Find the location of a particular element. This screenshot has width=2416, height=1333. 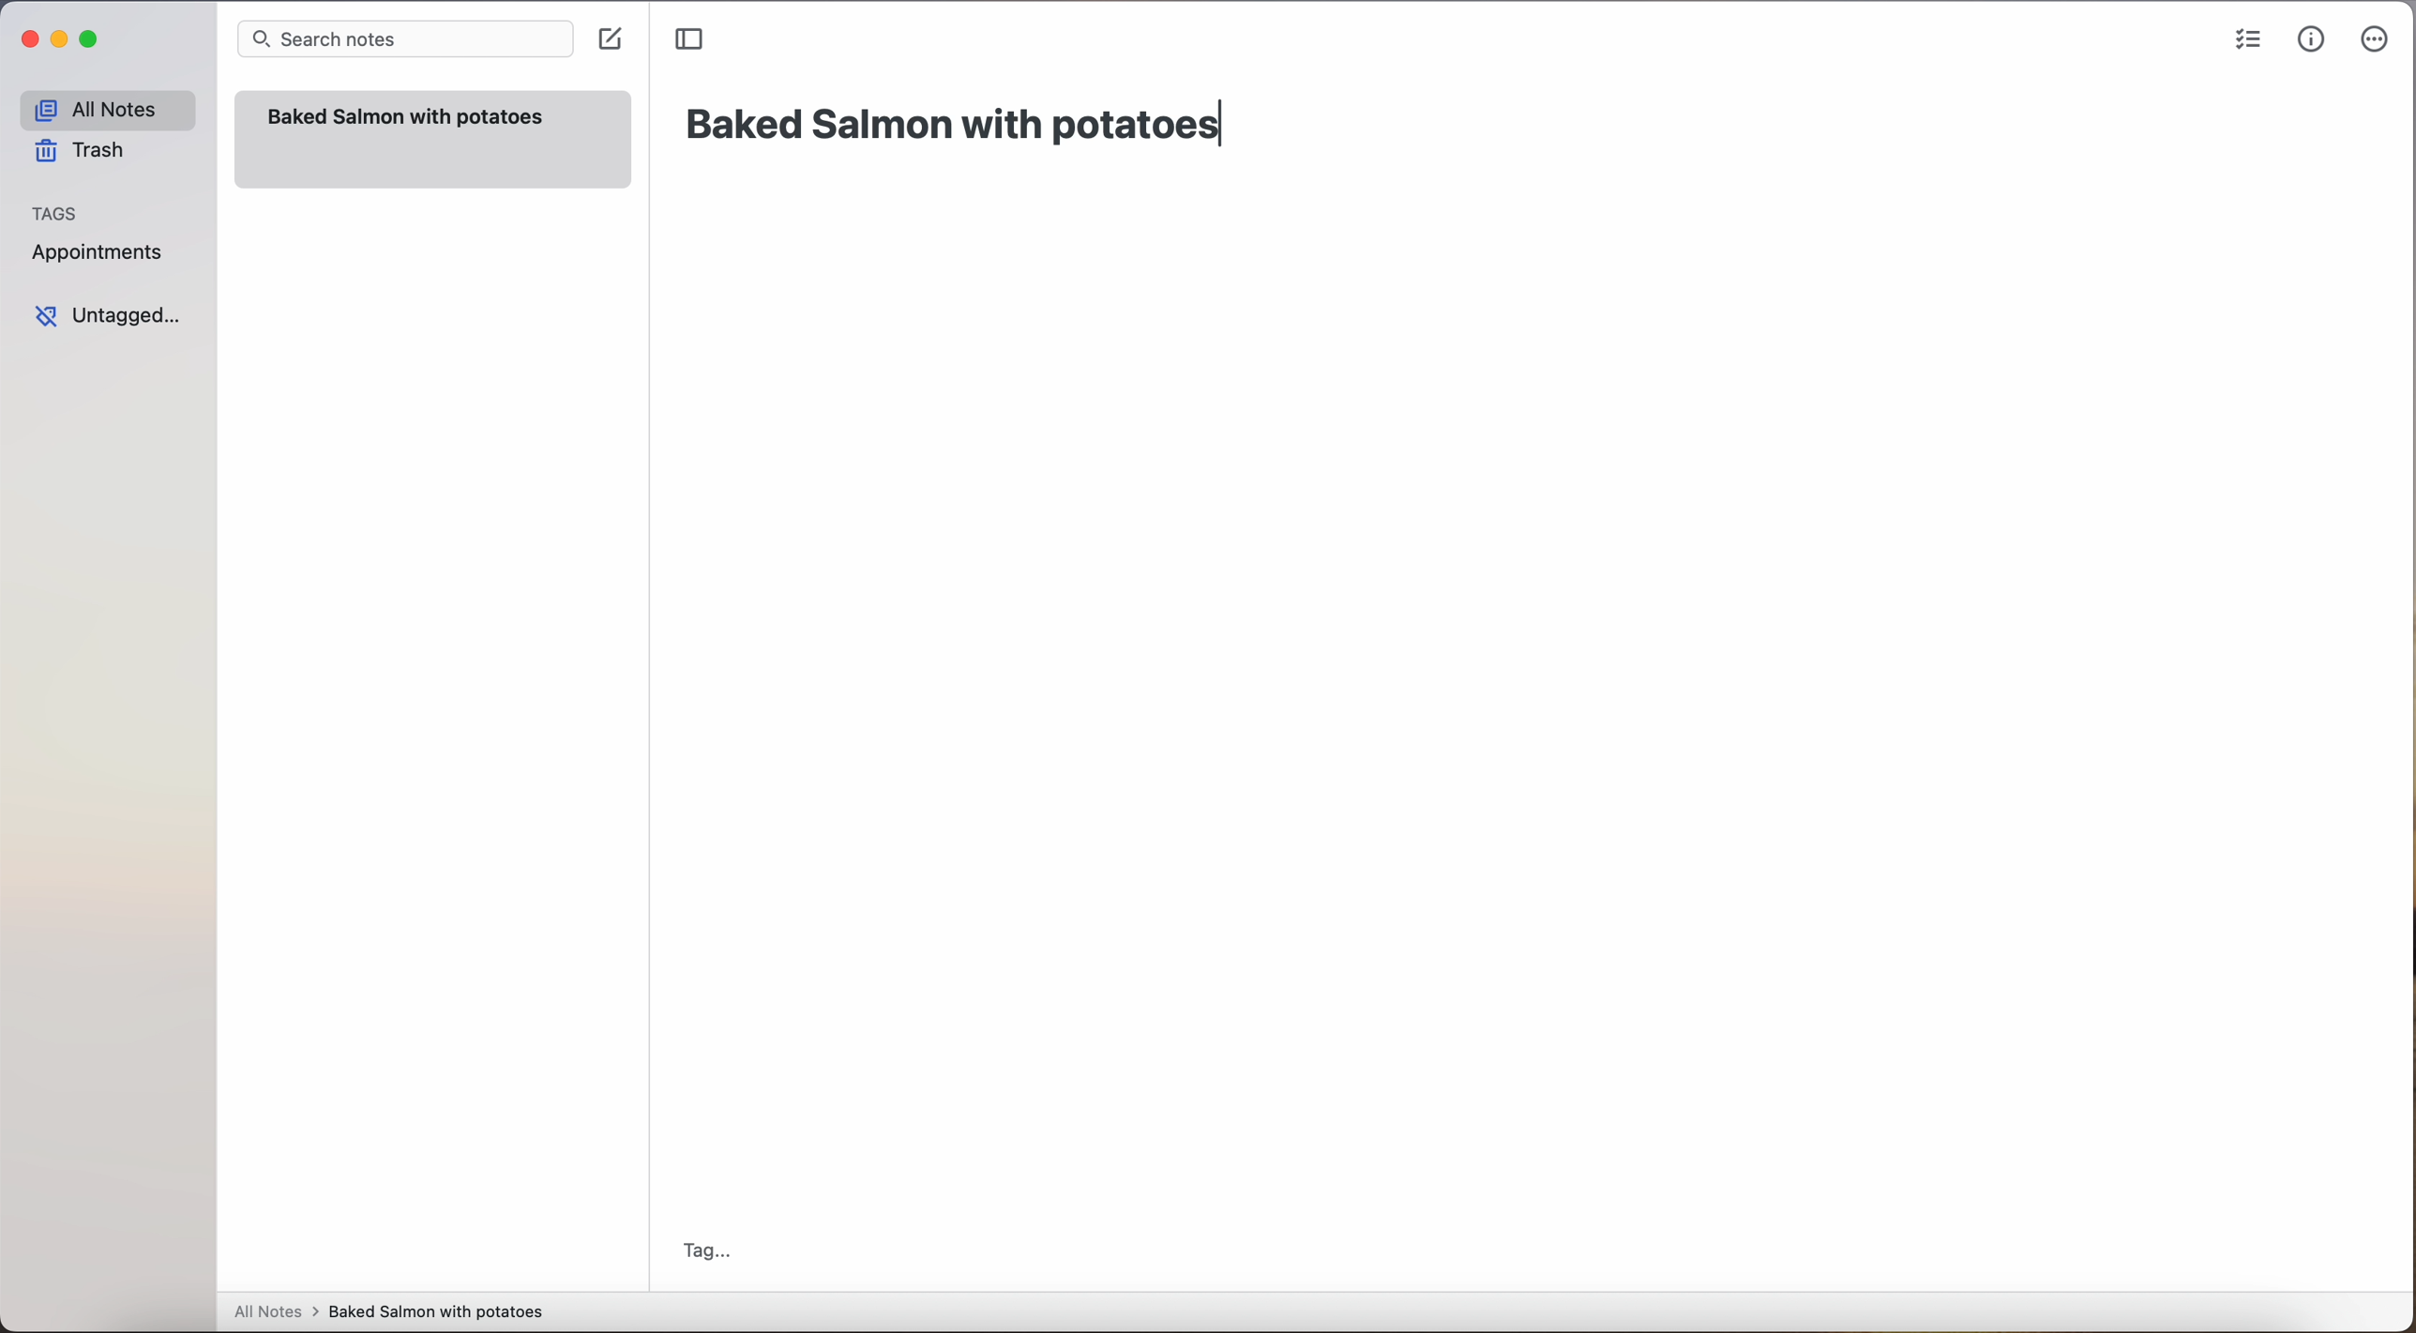

check list is located at coordinates (2247, 40).